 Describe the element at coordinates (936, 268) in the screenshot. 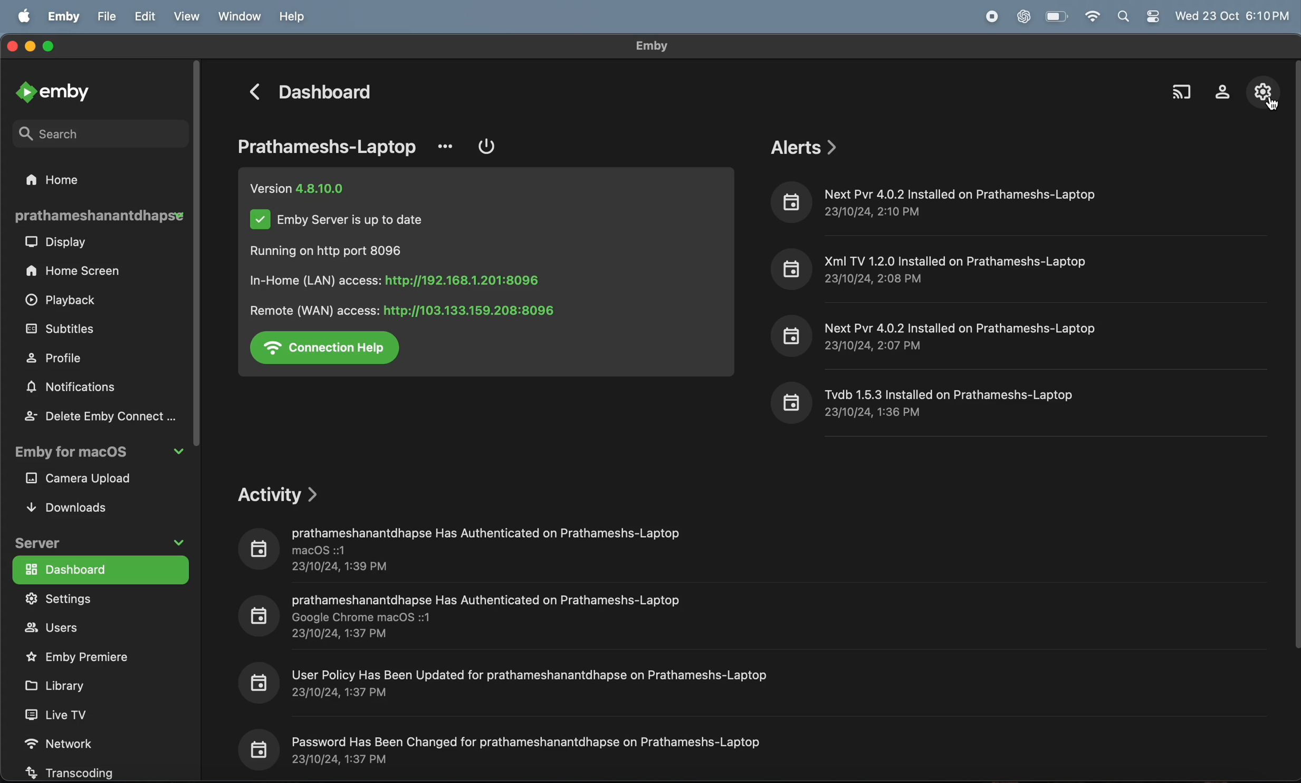

I see `i] Xml TV 1.2.0 Installed on Prathameshs-Laptop
23/10/24, 2:08 PM` at that location.